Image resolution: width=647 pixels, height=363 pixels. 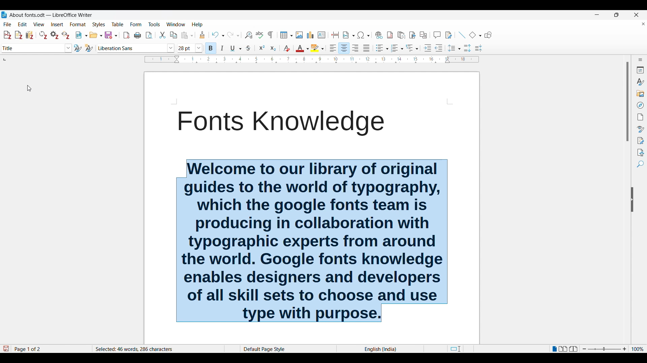 What do you see at coordinates (563, 349) in the screenshot?
I see `Multiple page view` at bounding box center [563, 349].